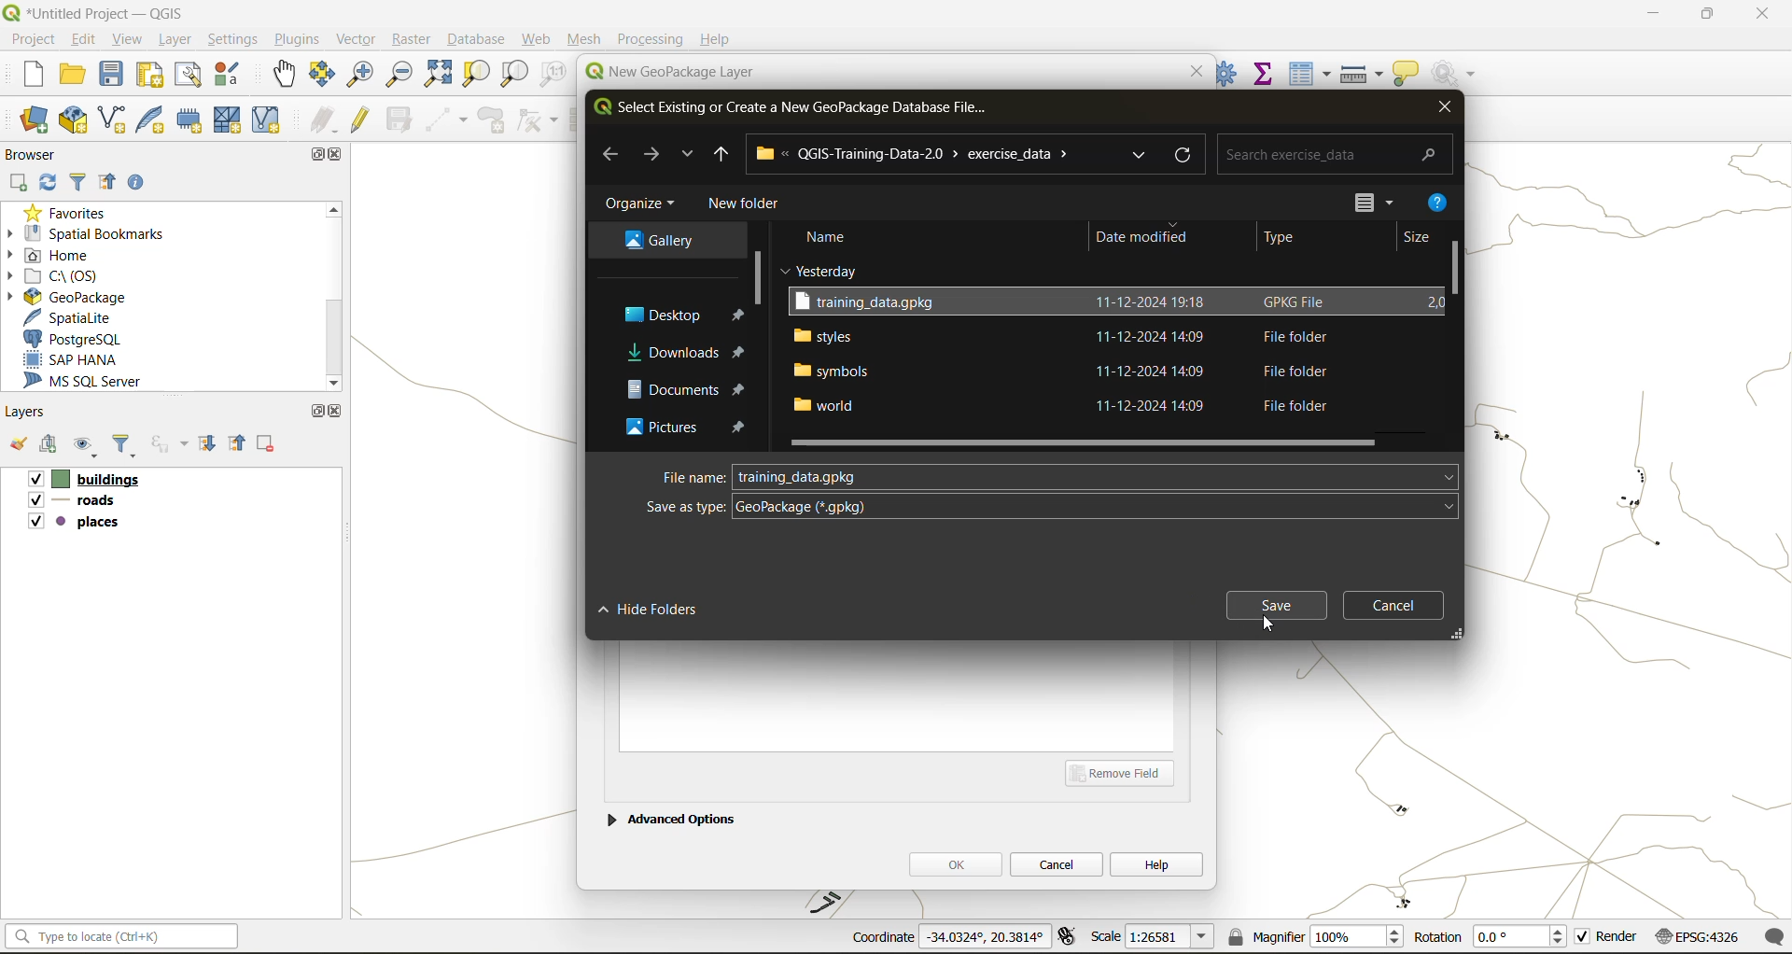 The width and height of the screenshot is (1792, 954). Describe the element at coordinates (1126, 772) in the screenshot. I see `remove field` at that location.